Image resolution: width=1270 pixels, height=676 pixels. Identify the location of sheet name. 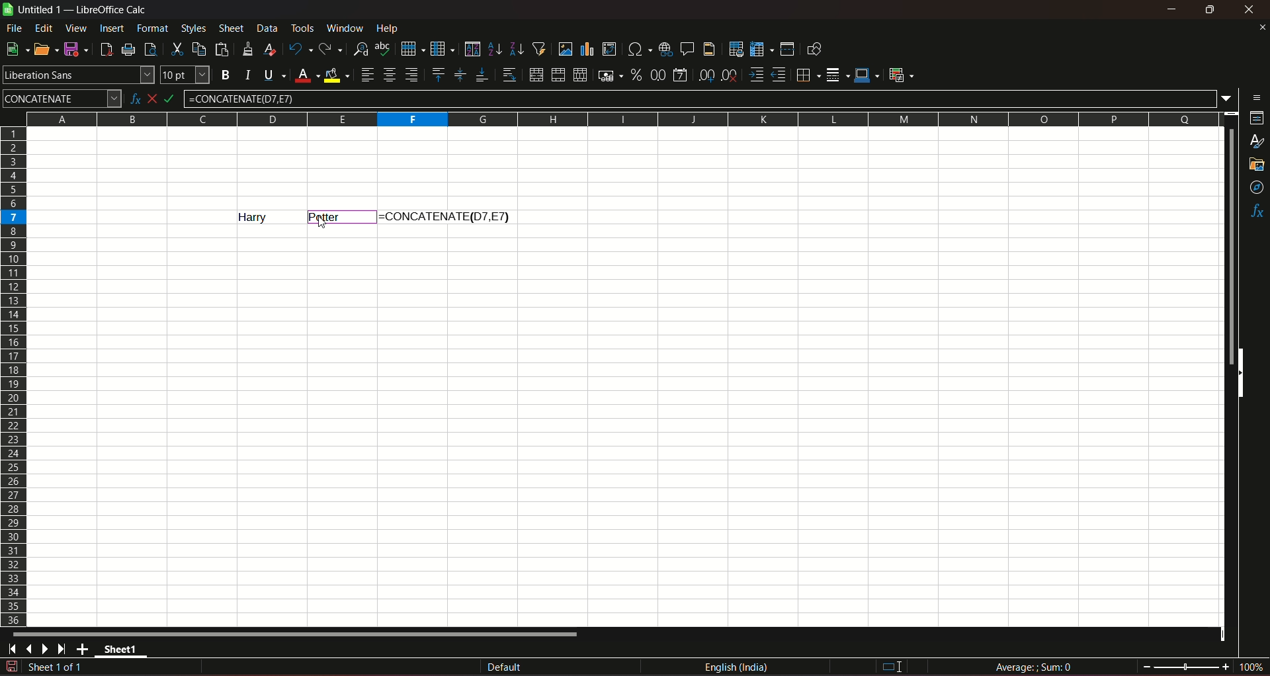
(34, 10).